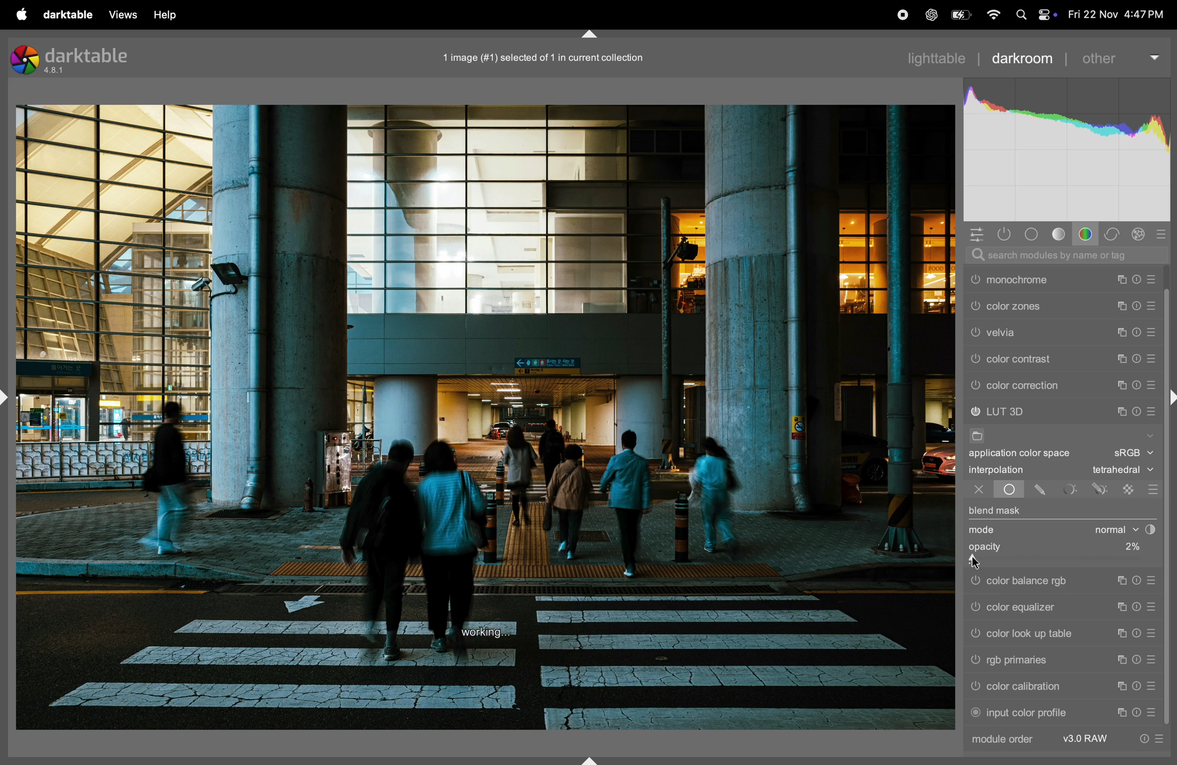 This screenshot has height=765, width=1177. Describe the element at coordinates (1119, 408) in the screenshot. I see `multiple intance actions` at that location.